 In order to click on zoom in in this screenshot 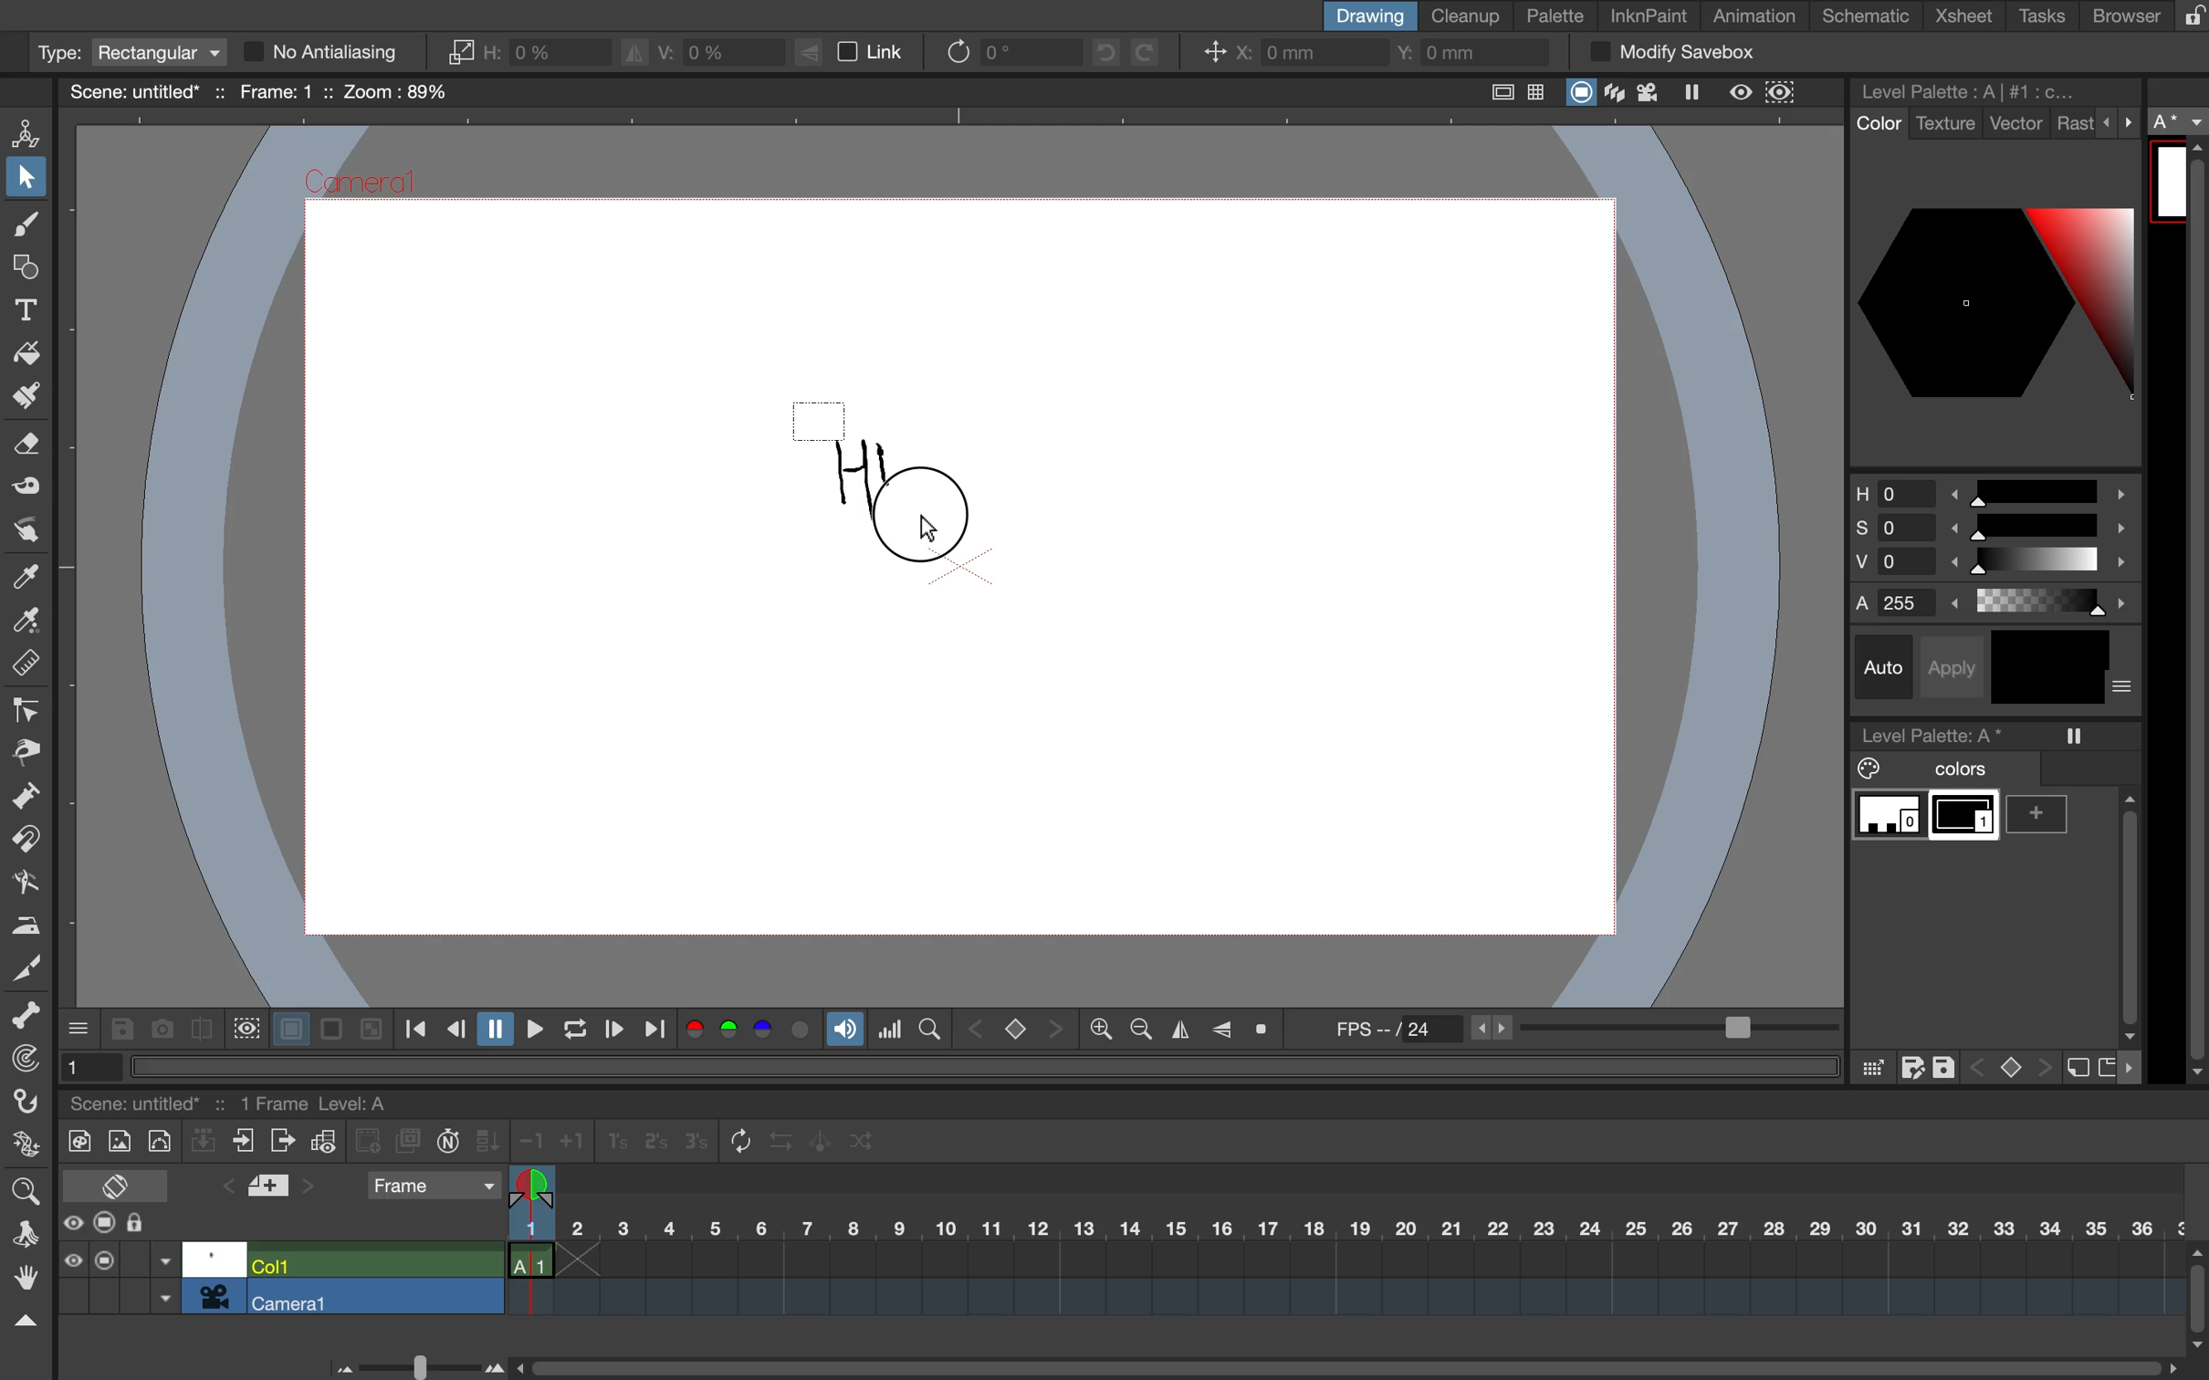, I will do `click(1136, 1030)`.